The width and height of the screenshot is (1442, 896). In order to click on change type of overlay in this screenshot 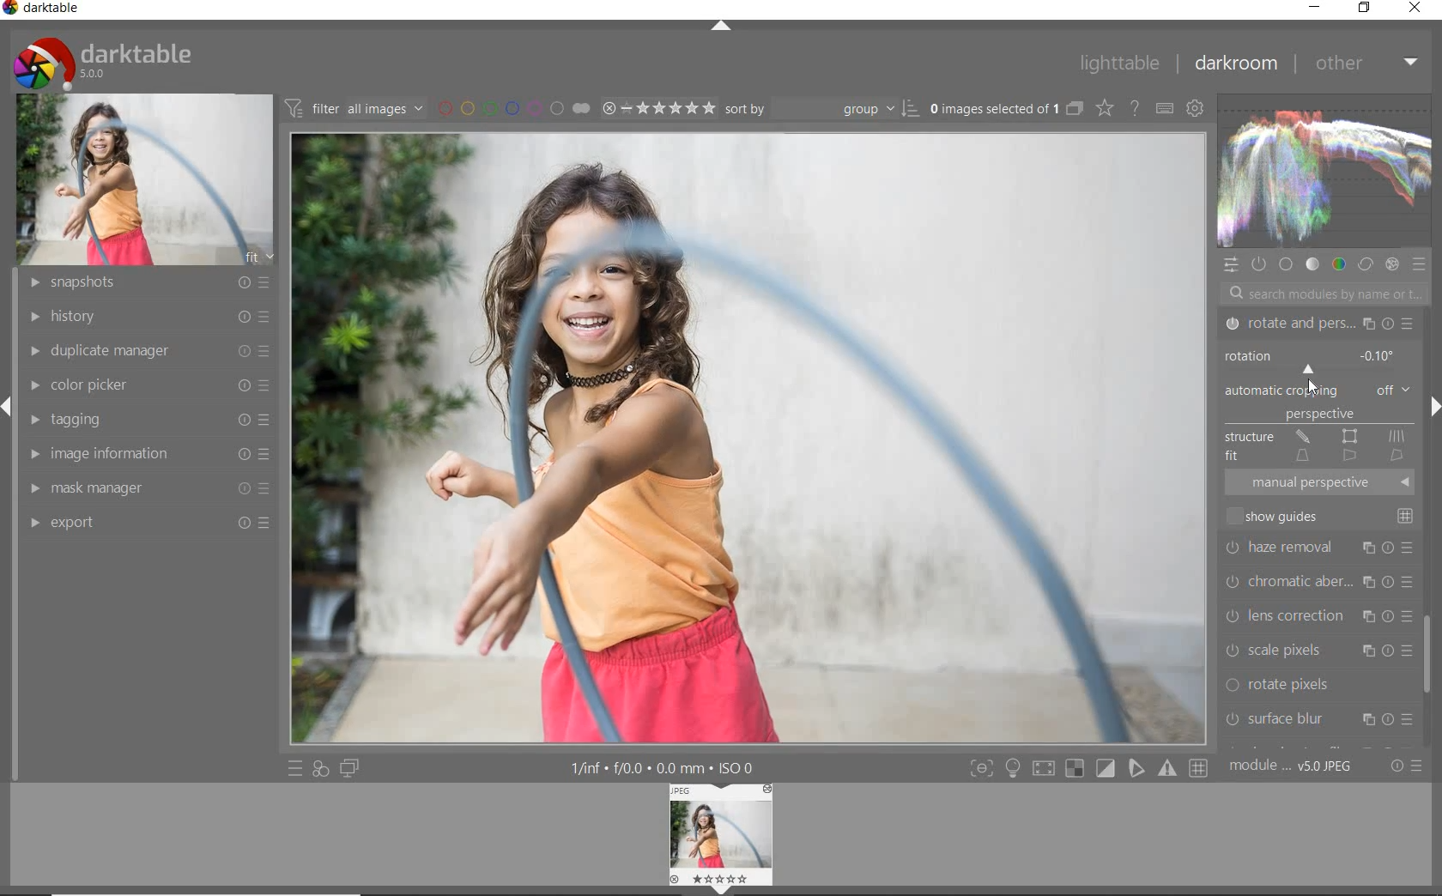, I will do `click(1106, 110)`.